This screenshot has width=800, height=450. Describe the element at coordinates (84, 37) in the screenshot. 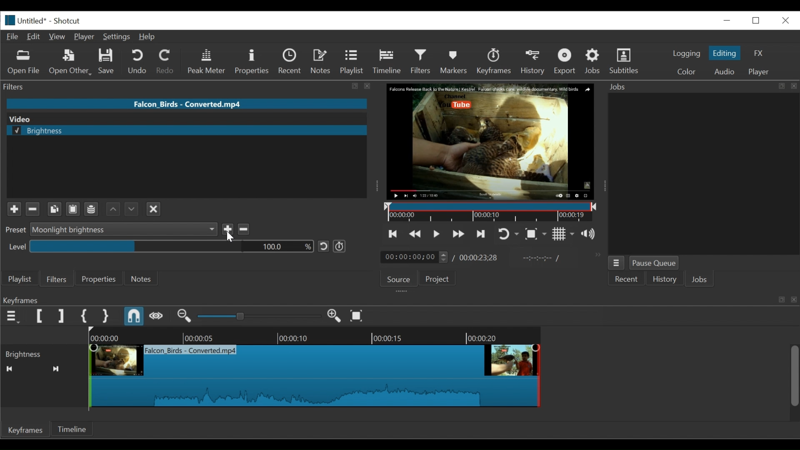

I see `Player` at that location.